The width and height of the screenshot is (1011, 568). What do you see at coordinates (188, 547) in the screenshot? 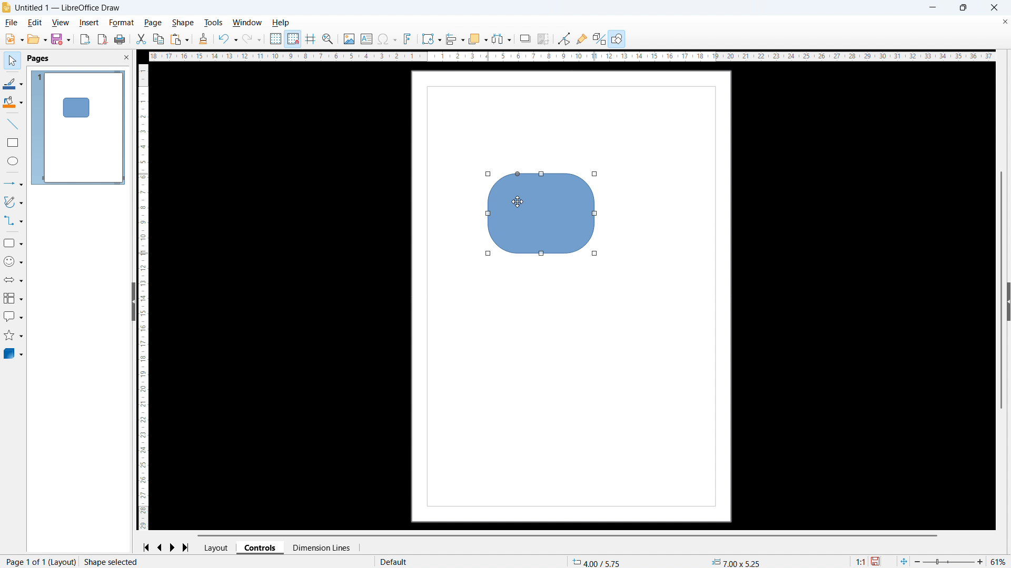
I see `last page` at bounding box center [188, 547].